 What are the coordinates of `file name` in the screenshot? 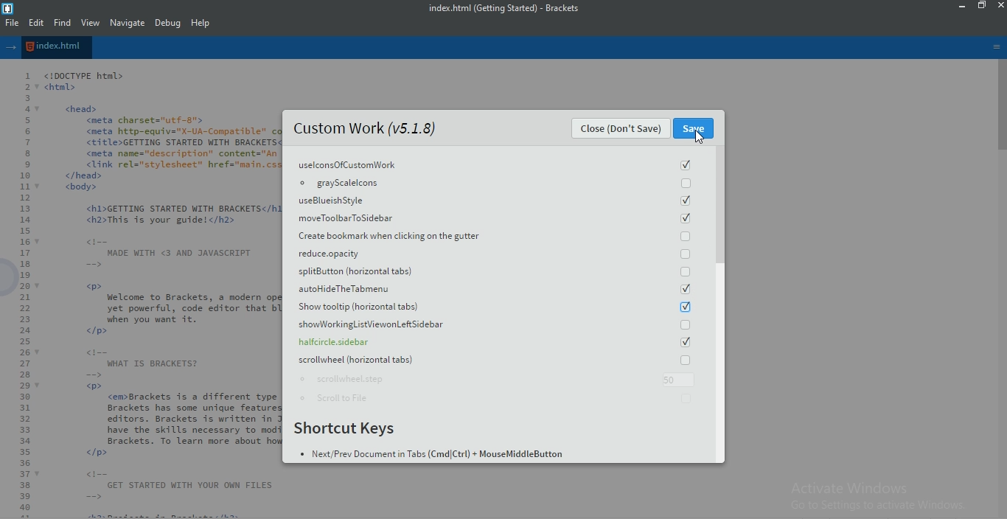 It's located at (57, 46).